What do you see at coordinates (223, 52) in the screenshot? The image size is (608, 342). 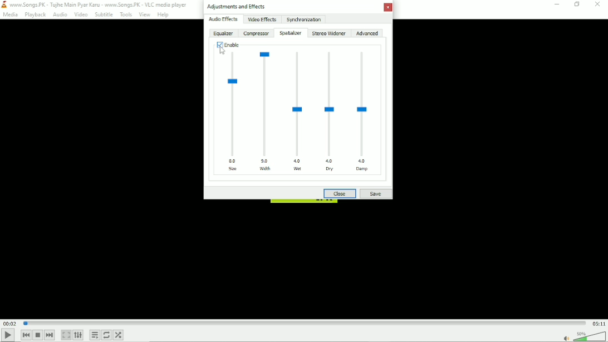 I see `Cursor` at bounding box center [223, 52].